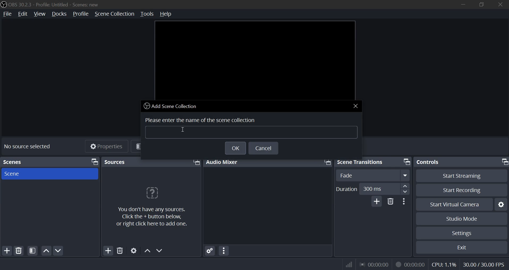  Describe the element at coordinates (185, 130) in the screenshot. I see `Cursor` at that location.